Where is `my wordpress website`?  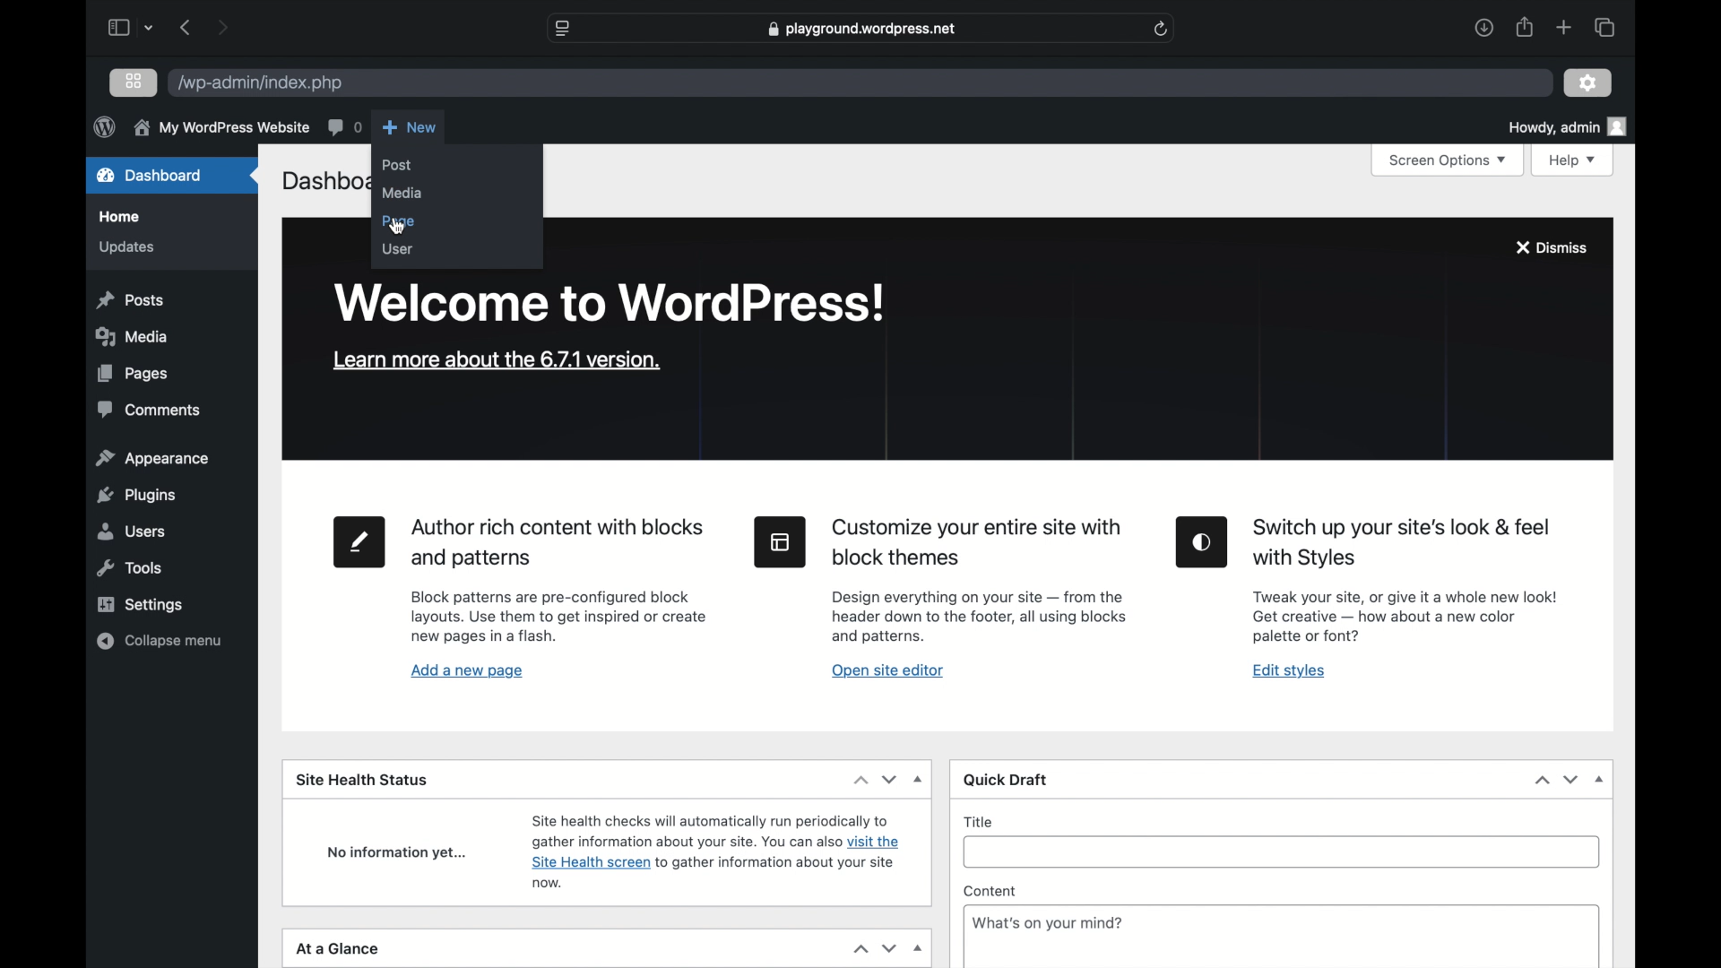
my wordpress website is located at coordinates (221, 128).